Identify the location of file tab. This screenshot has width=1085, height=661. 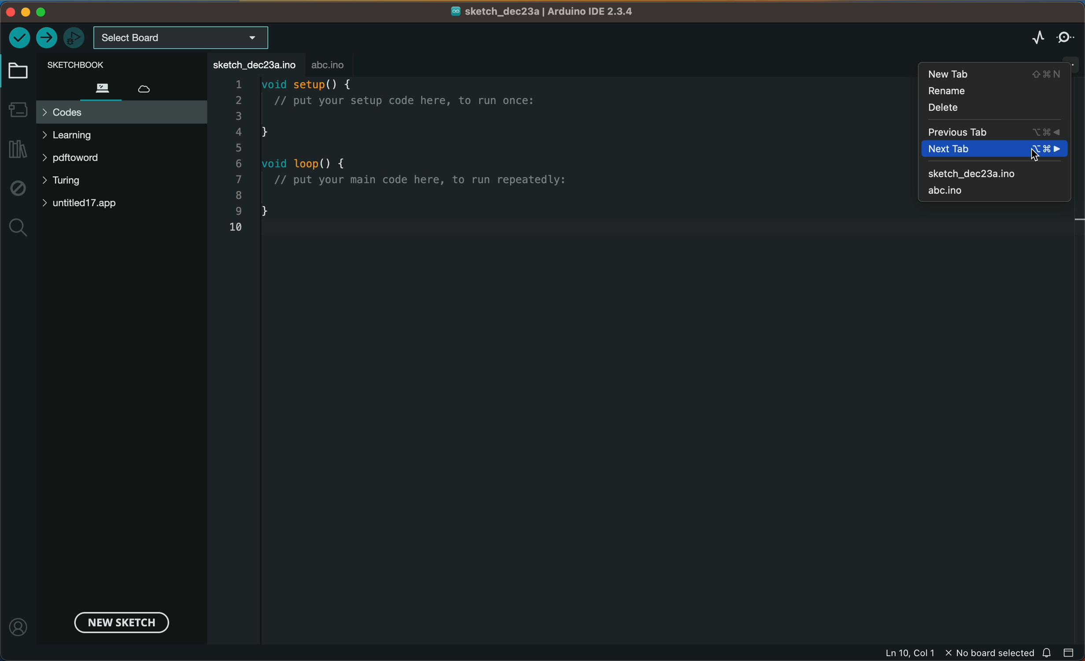
(252, 63).